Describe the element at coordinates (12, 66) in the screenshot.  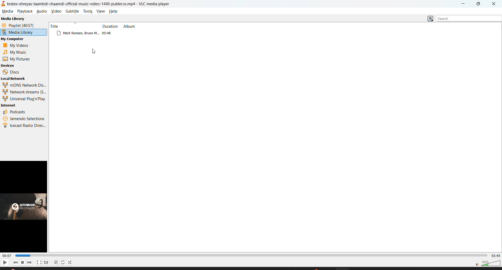
I see `devices` at that location.